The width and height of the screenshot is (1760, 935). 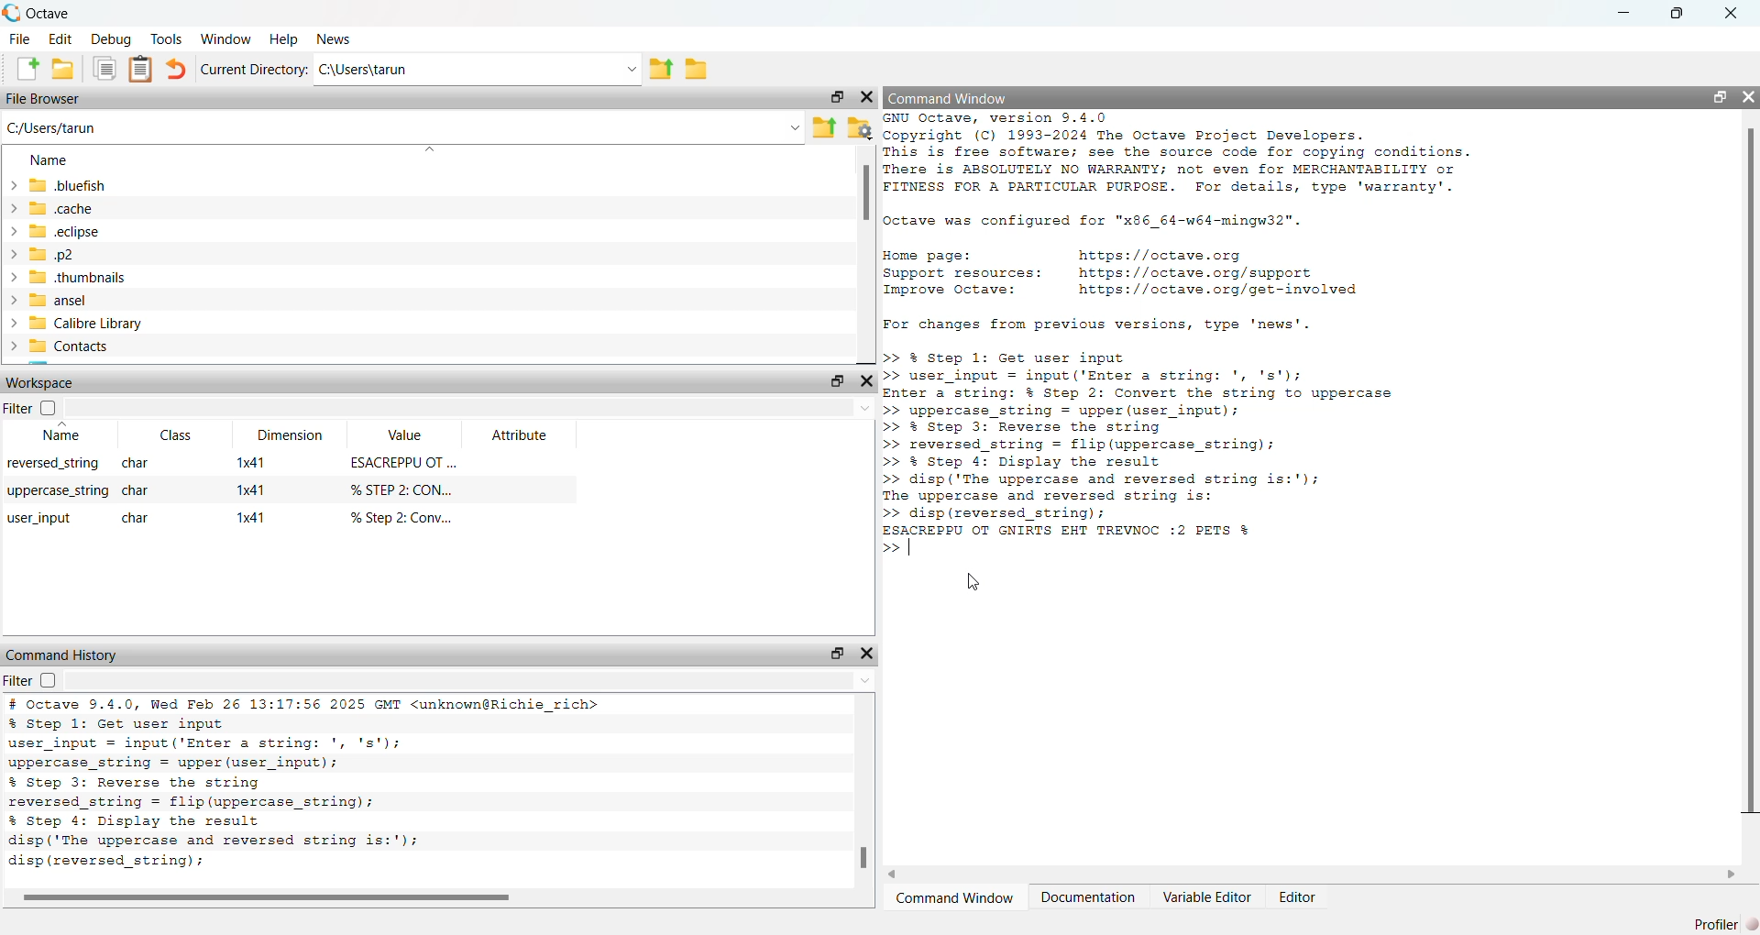 I want to click on news, so click(x=339, y=39).